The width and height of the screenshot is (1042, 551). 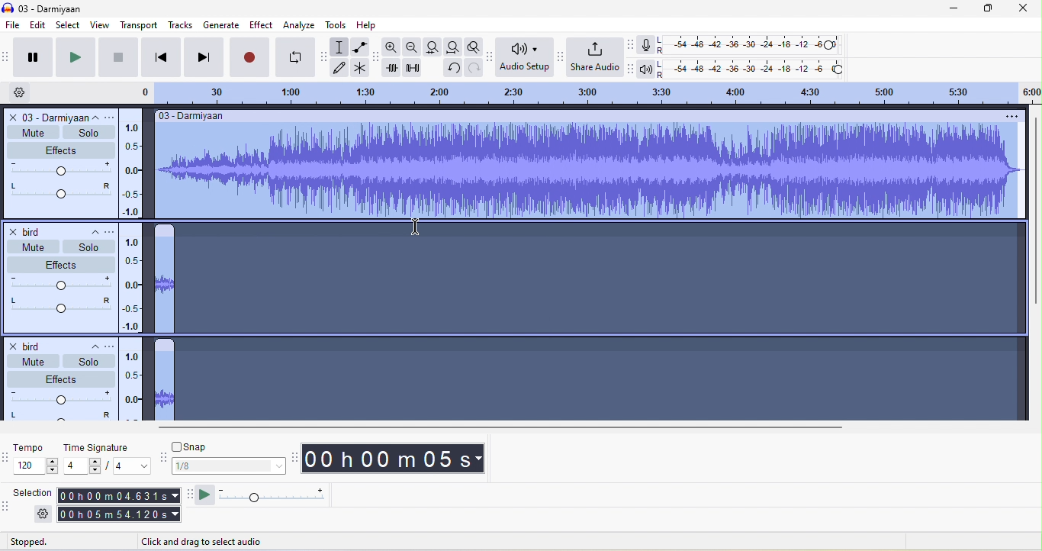 What do you see at coordinates (131, 386) in the screenshot?
I see `linear` at bounding box center [131, 386].